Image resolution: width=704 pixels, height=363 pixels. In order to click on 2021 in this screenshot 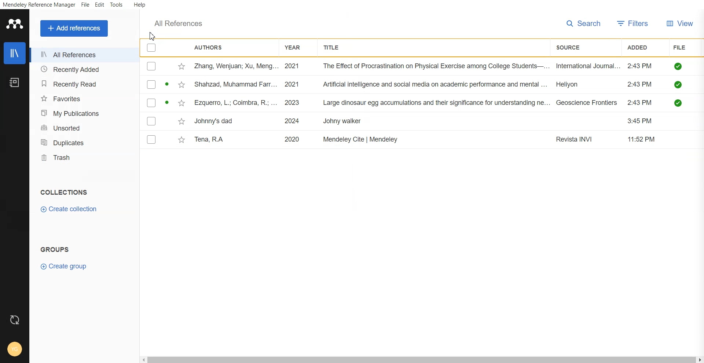, I will do `click(294, 84)`.